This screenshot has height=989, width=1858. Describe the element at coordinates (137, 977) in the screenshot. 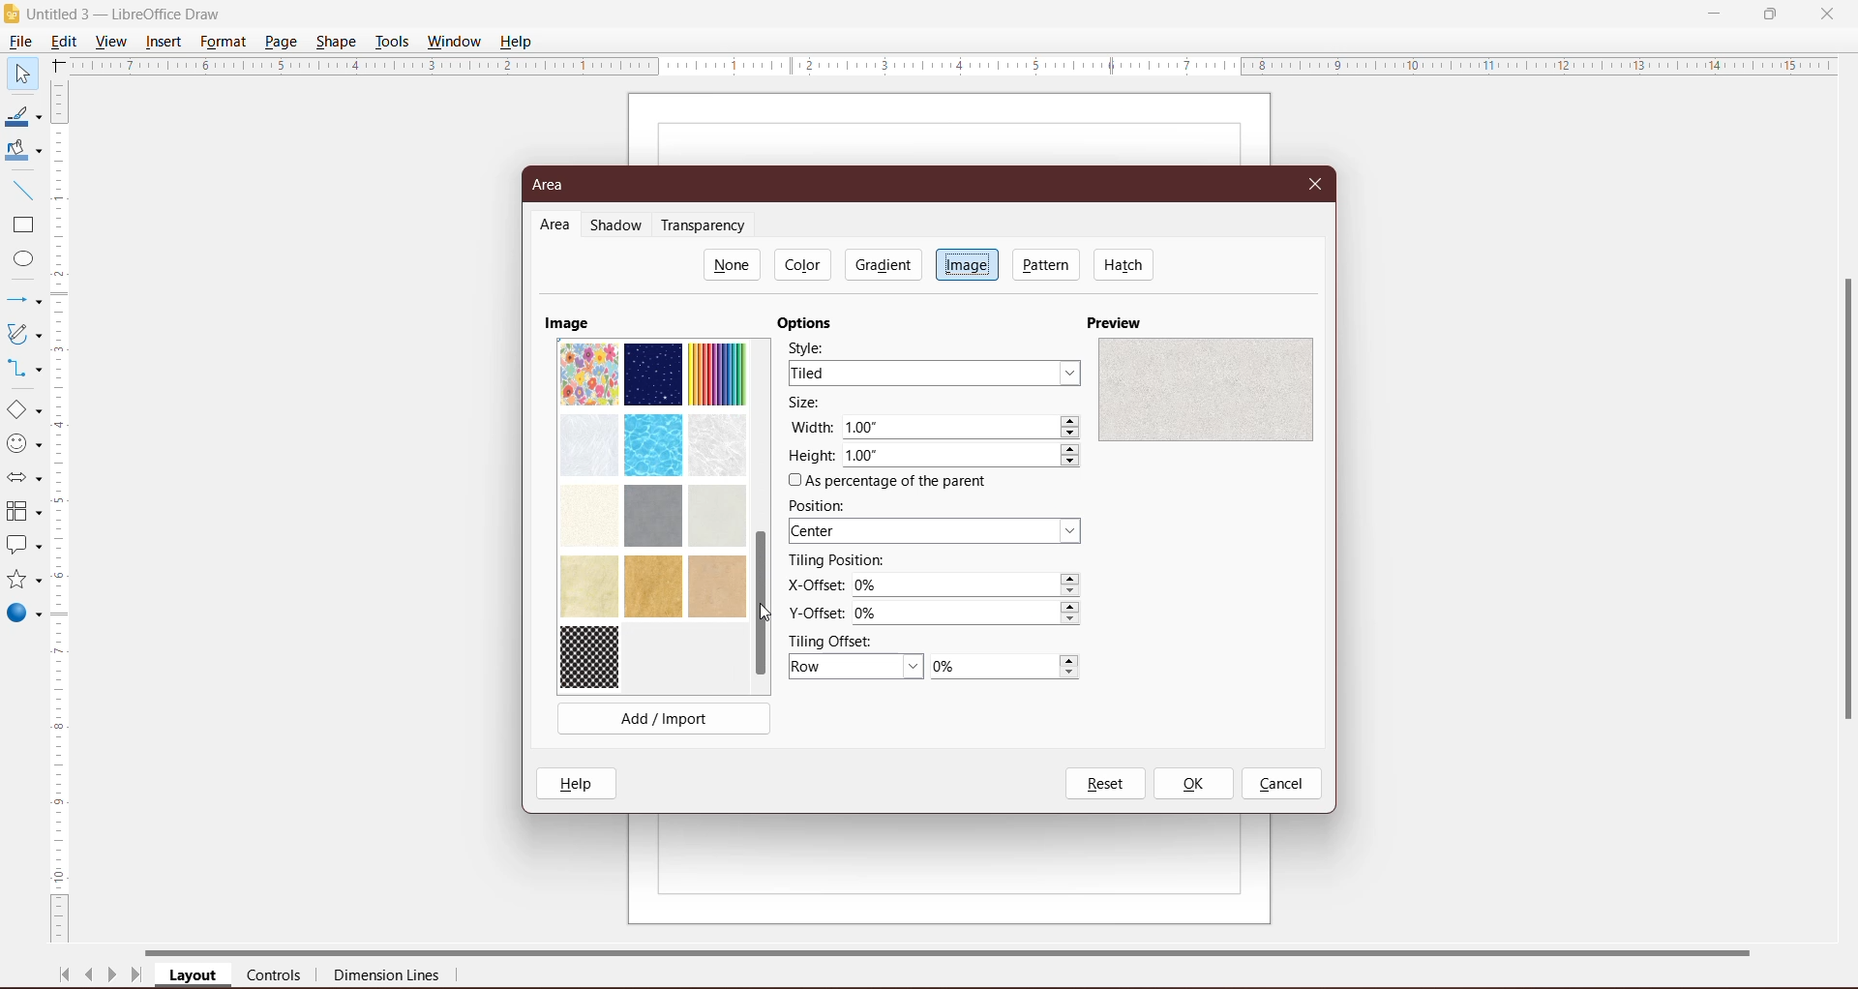

I see `Scroll to last page` at that location.